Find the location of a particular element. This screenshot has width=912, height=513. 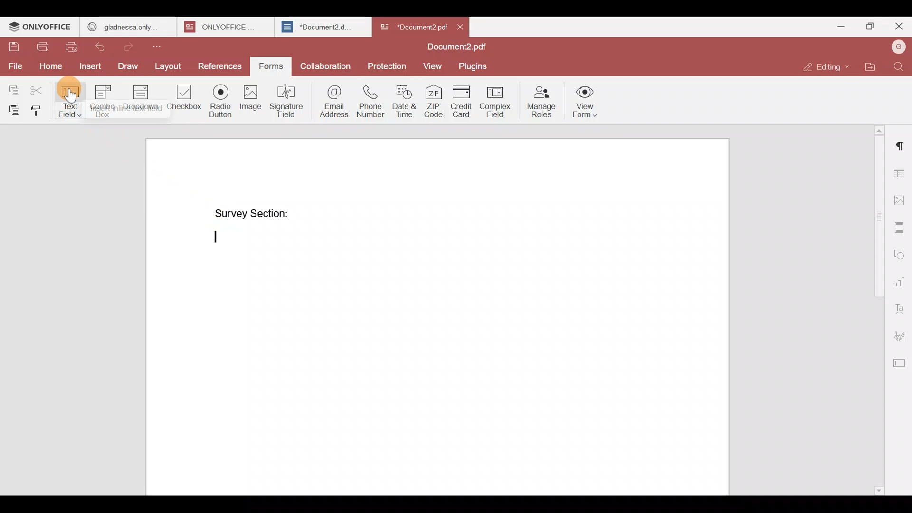

Dropdown is located at coordinates (139, 99).